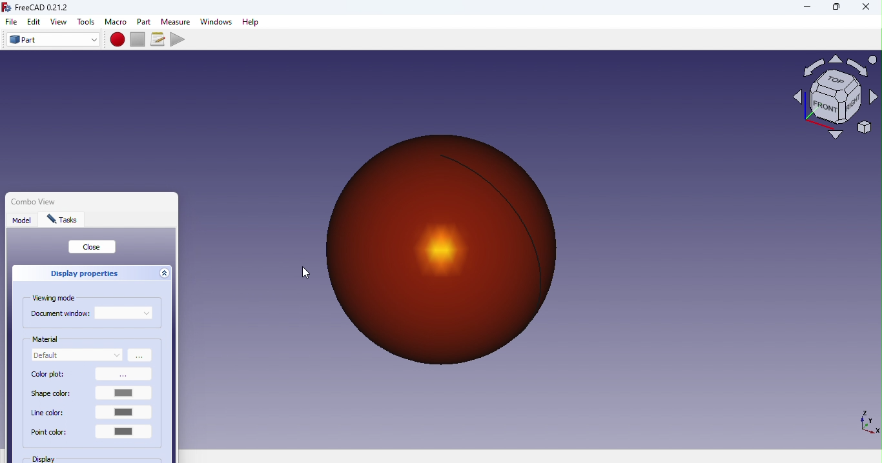 The height and width of the screenshot is (463, 882). I want to click on Display properties, so click(81, 273).